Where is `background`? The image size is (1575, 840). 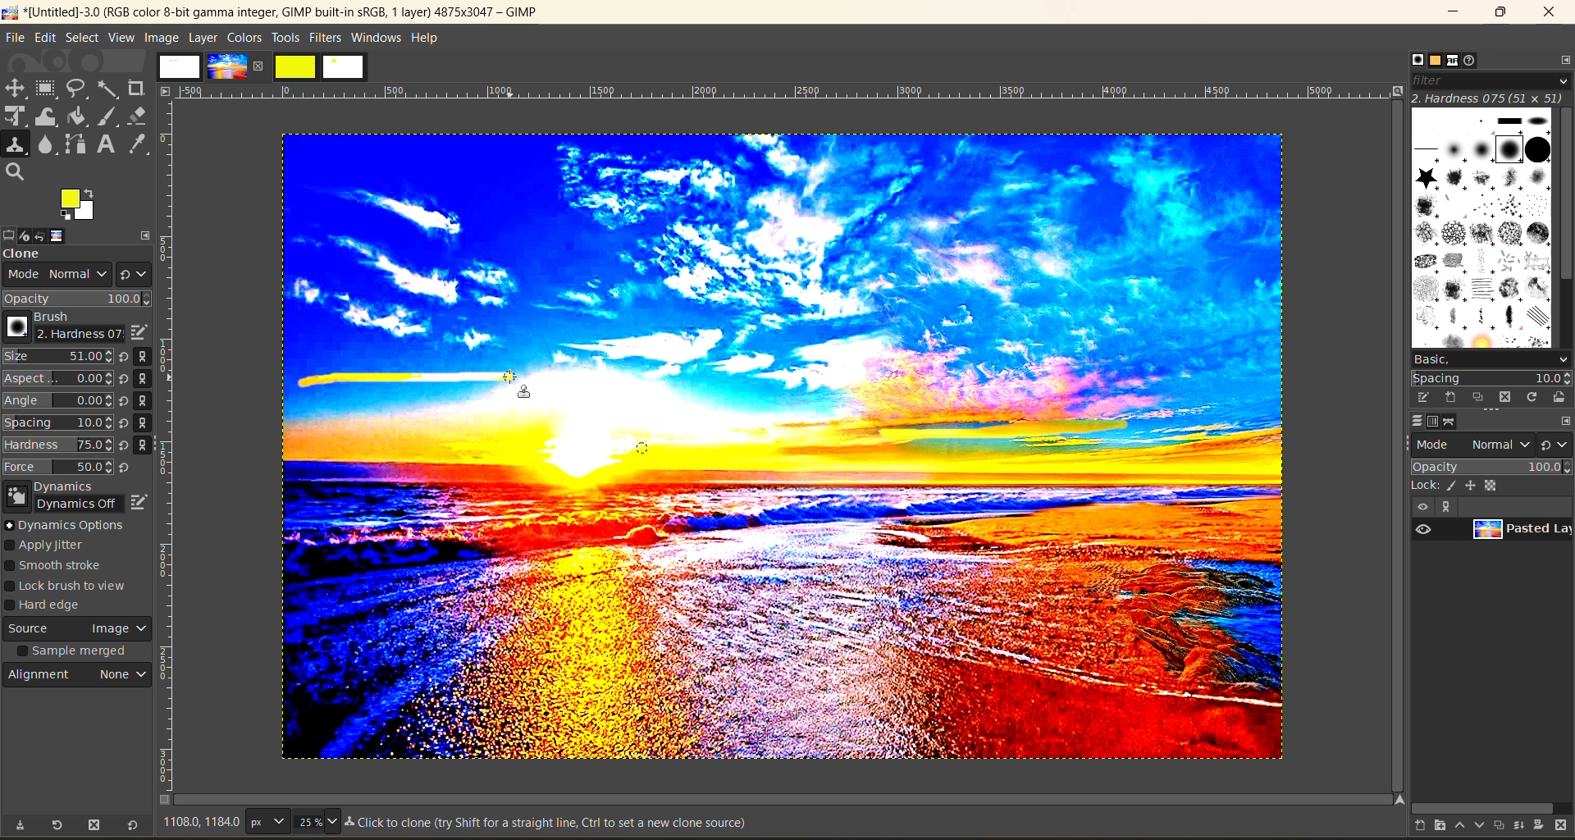
background is located at coordinates (1495, 485).